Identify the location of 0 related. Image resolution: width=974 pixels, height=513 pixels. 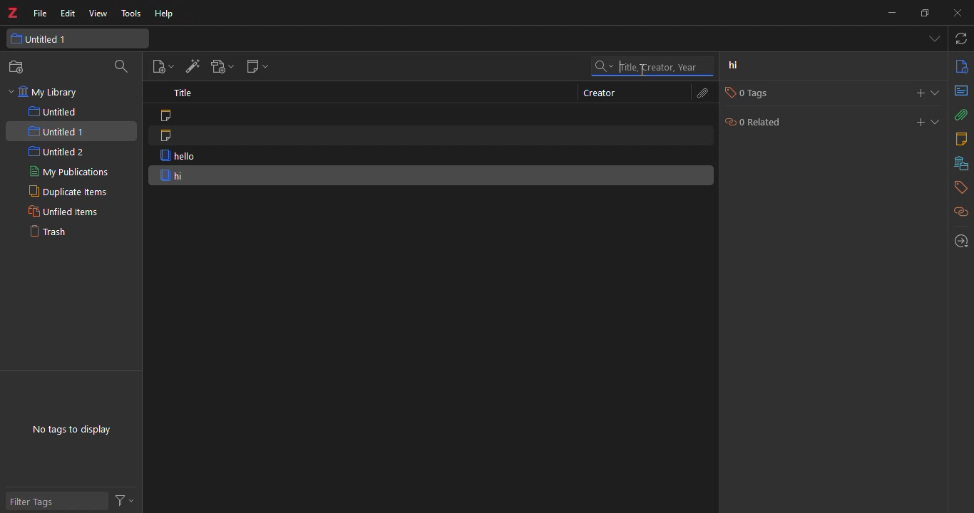
(762, 123).